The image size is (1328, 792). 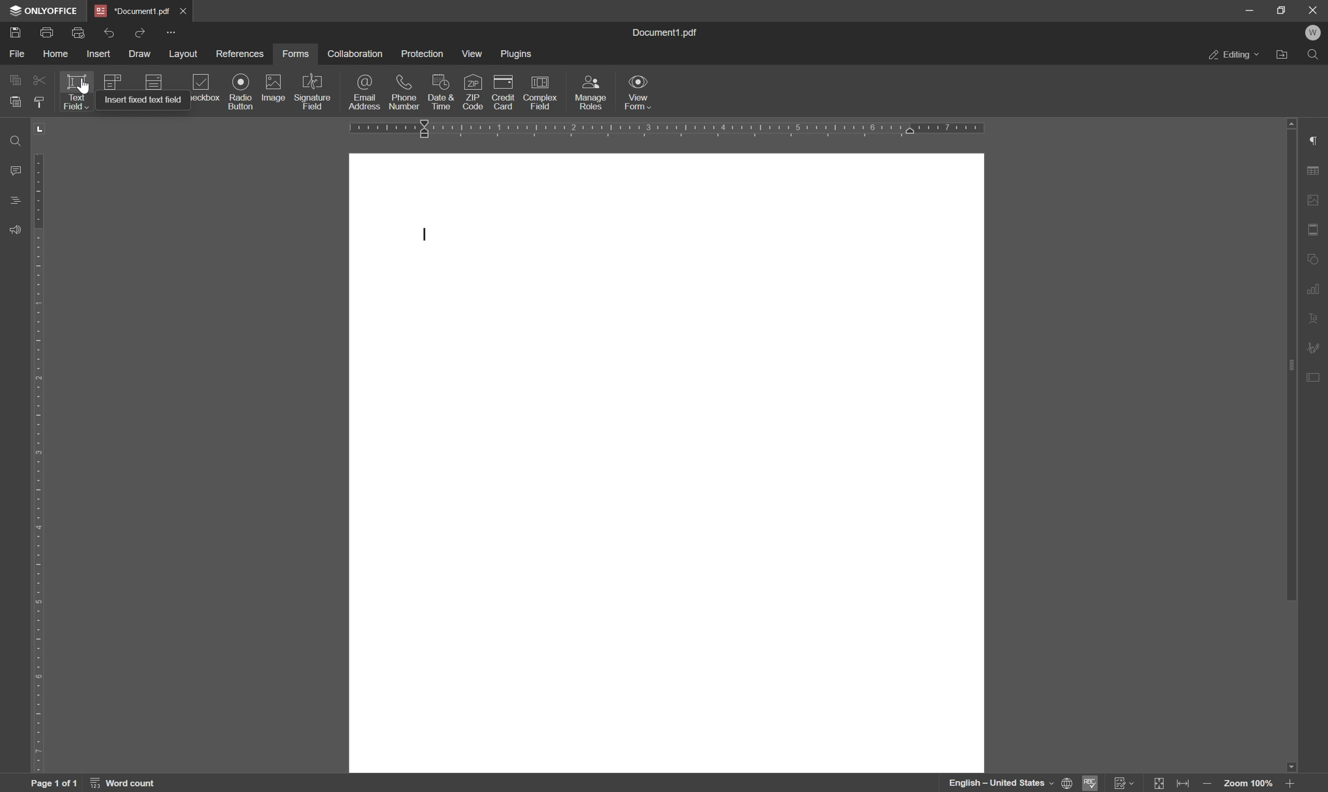 I want to click on paste, so click(x=16, y=101).